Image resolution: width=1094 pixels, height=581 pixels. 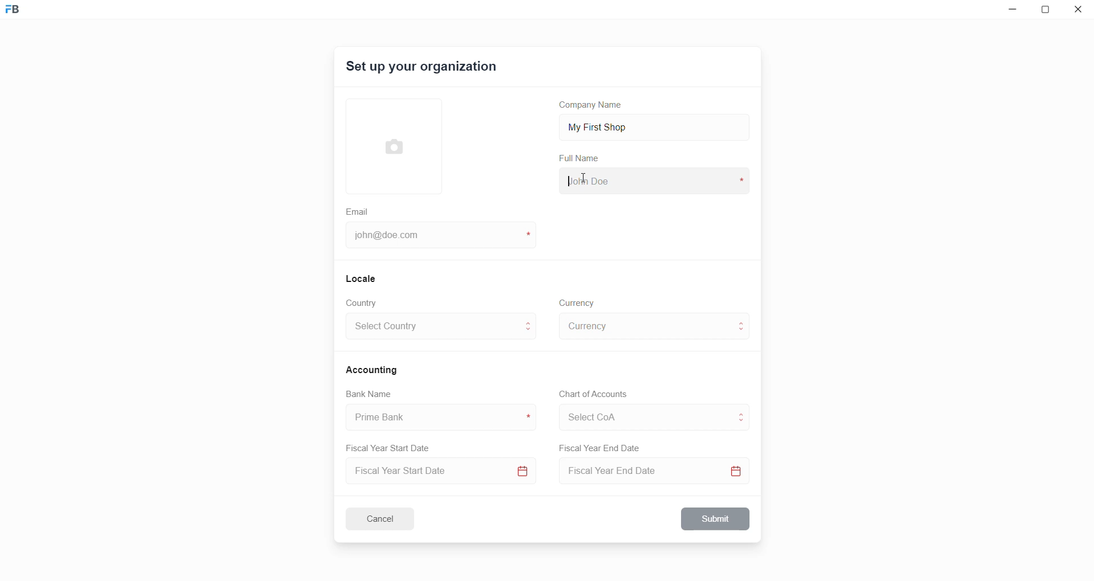 What do you see at coordinates (436, 418) in the screenshot?
I see `bank name input box` at bounding box center [436, 418].